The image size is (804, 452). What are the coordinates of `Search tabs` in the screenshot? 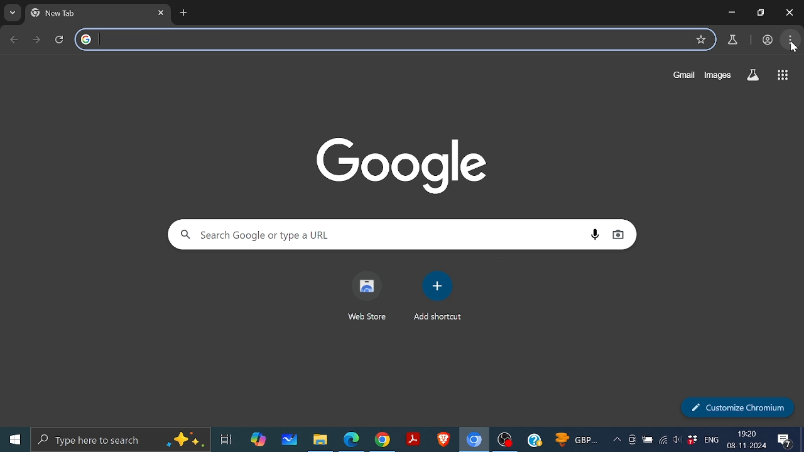 It's located at (13, 13).